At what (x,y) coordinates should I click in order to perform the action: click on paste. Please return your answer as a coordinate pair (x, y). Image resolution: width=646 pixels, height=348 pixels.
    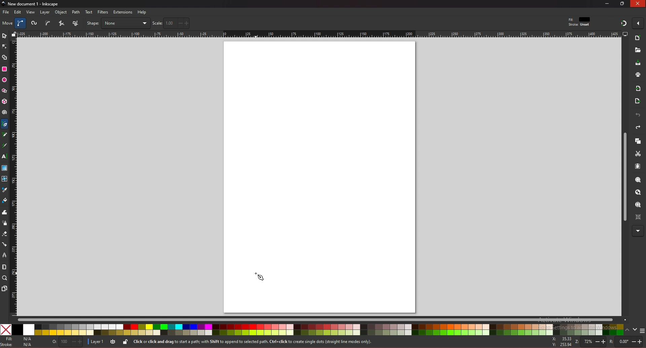
    Looking at the image, I should click on (638, 167).